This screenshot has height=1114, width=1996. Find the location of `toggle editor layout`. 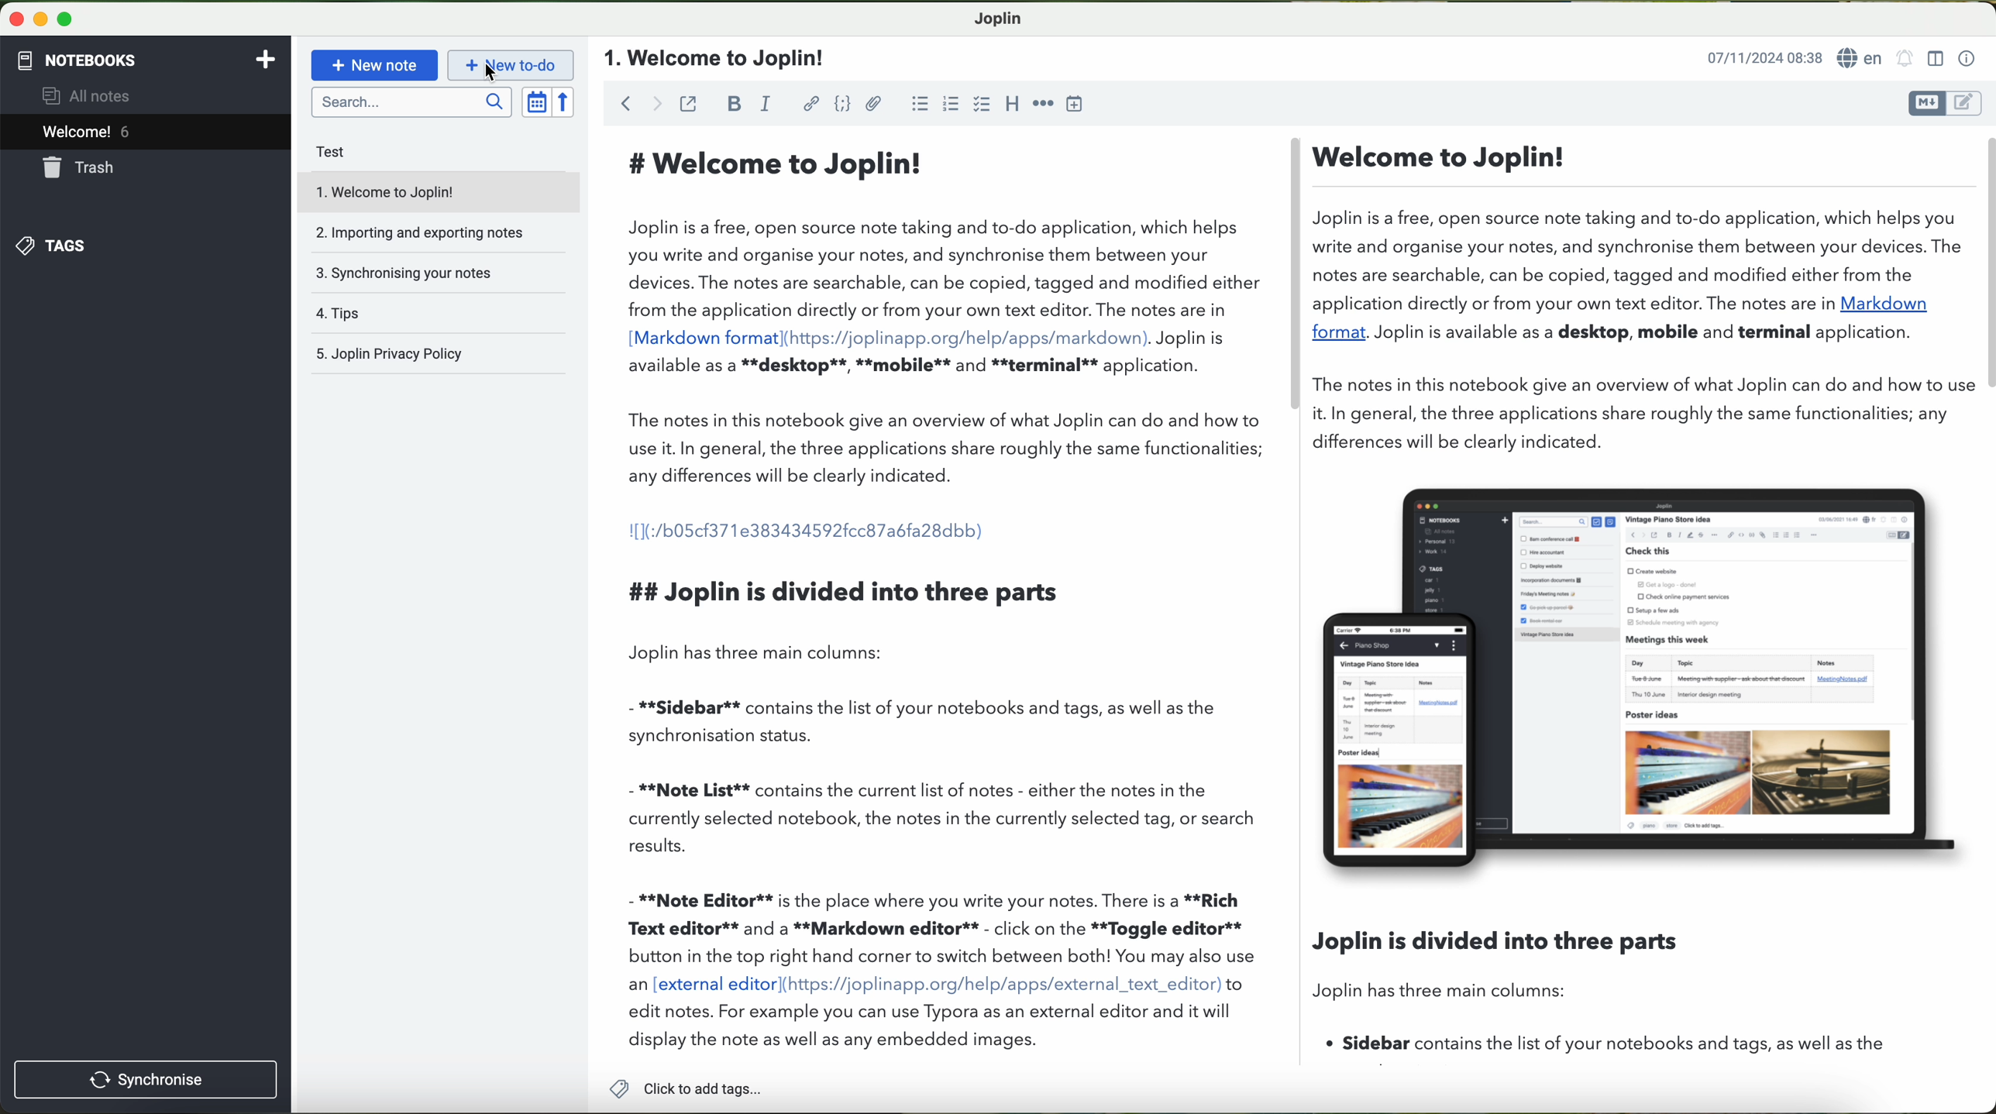

toggle editor layout is located at coordinates (1935, 60).